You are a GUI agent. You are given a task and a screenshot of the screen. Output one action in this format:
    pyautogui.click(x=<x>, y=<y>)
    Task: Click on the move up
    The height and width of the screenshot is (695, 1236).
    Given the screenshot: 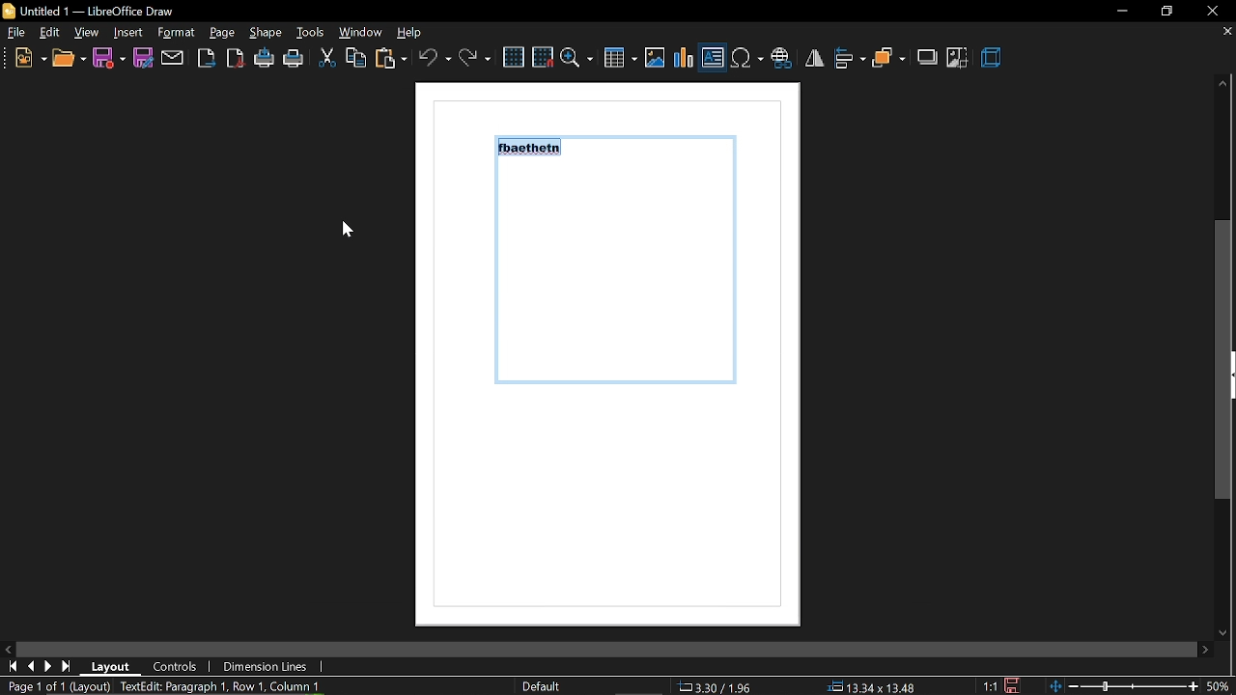 What is the action you would take?
    pyautogui.click(x=1223, y=85)
    